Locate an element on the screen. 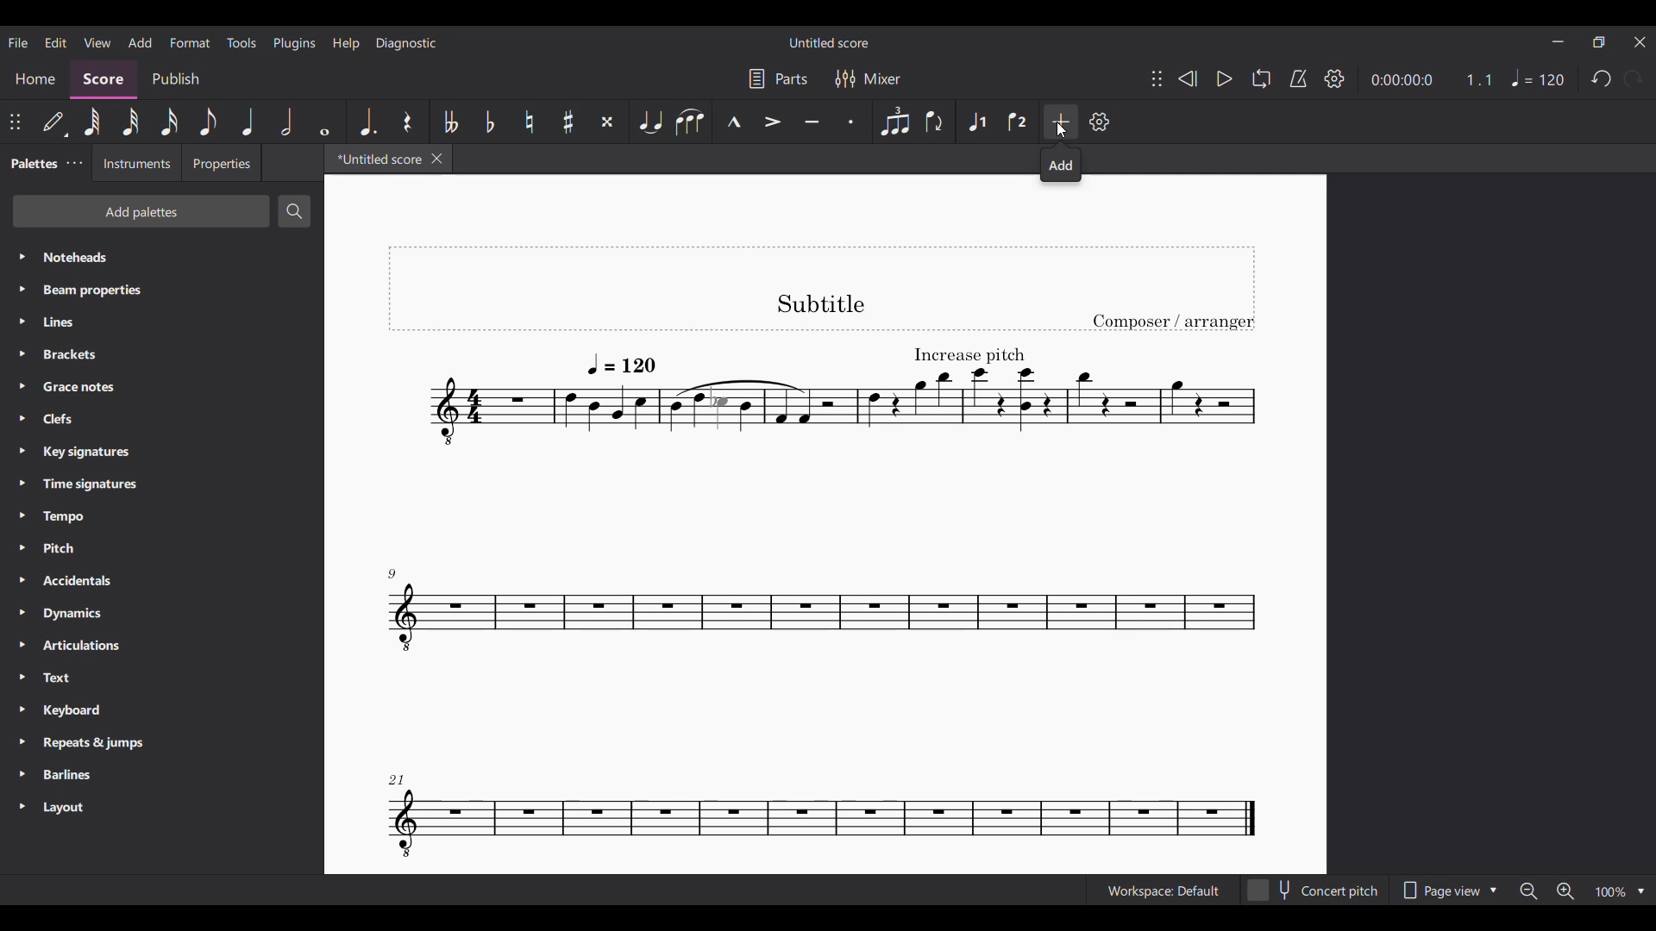  Rest is located at coordinates (408, 122).